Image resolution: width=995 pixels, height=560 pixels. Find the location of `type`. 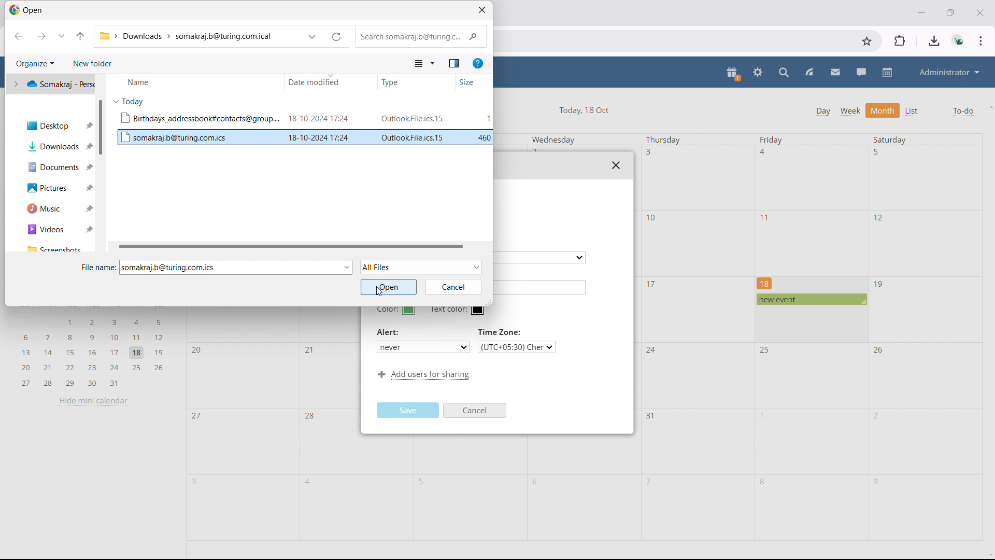

type is located at coordinates (416, 81).